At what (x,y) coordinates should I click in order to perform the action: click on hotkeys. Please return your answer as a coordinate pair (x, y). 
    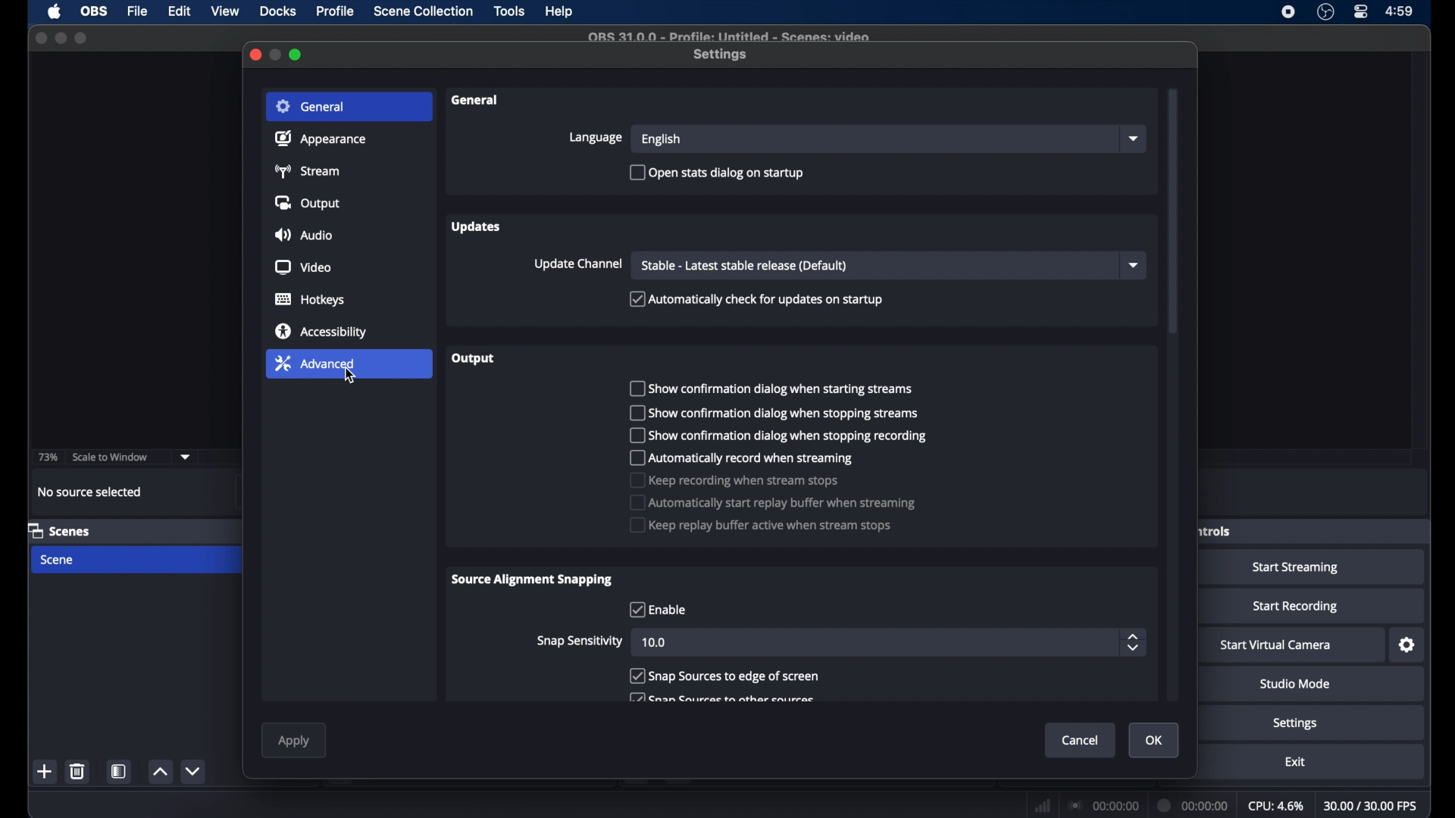
    Looking at the image, I should click on (310, 300).